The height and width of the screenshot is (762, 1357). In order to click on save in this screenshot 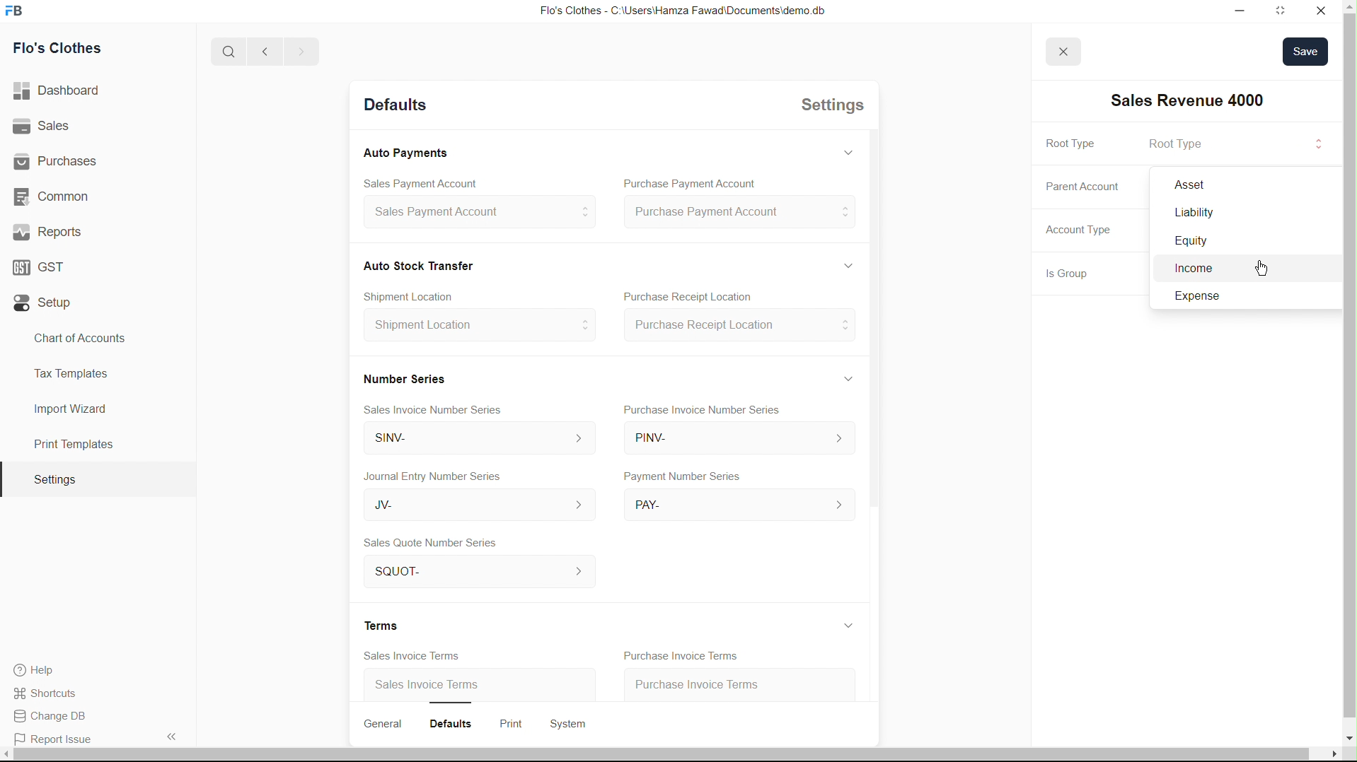, I will do `click(1310, 52)`.